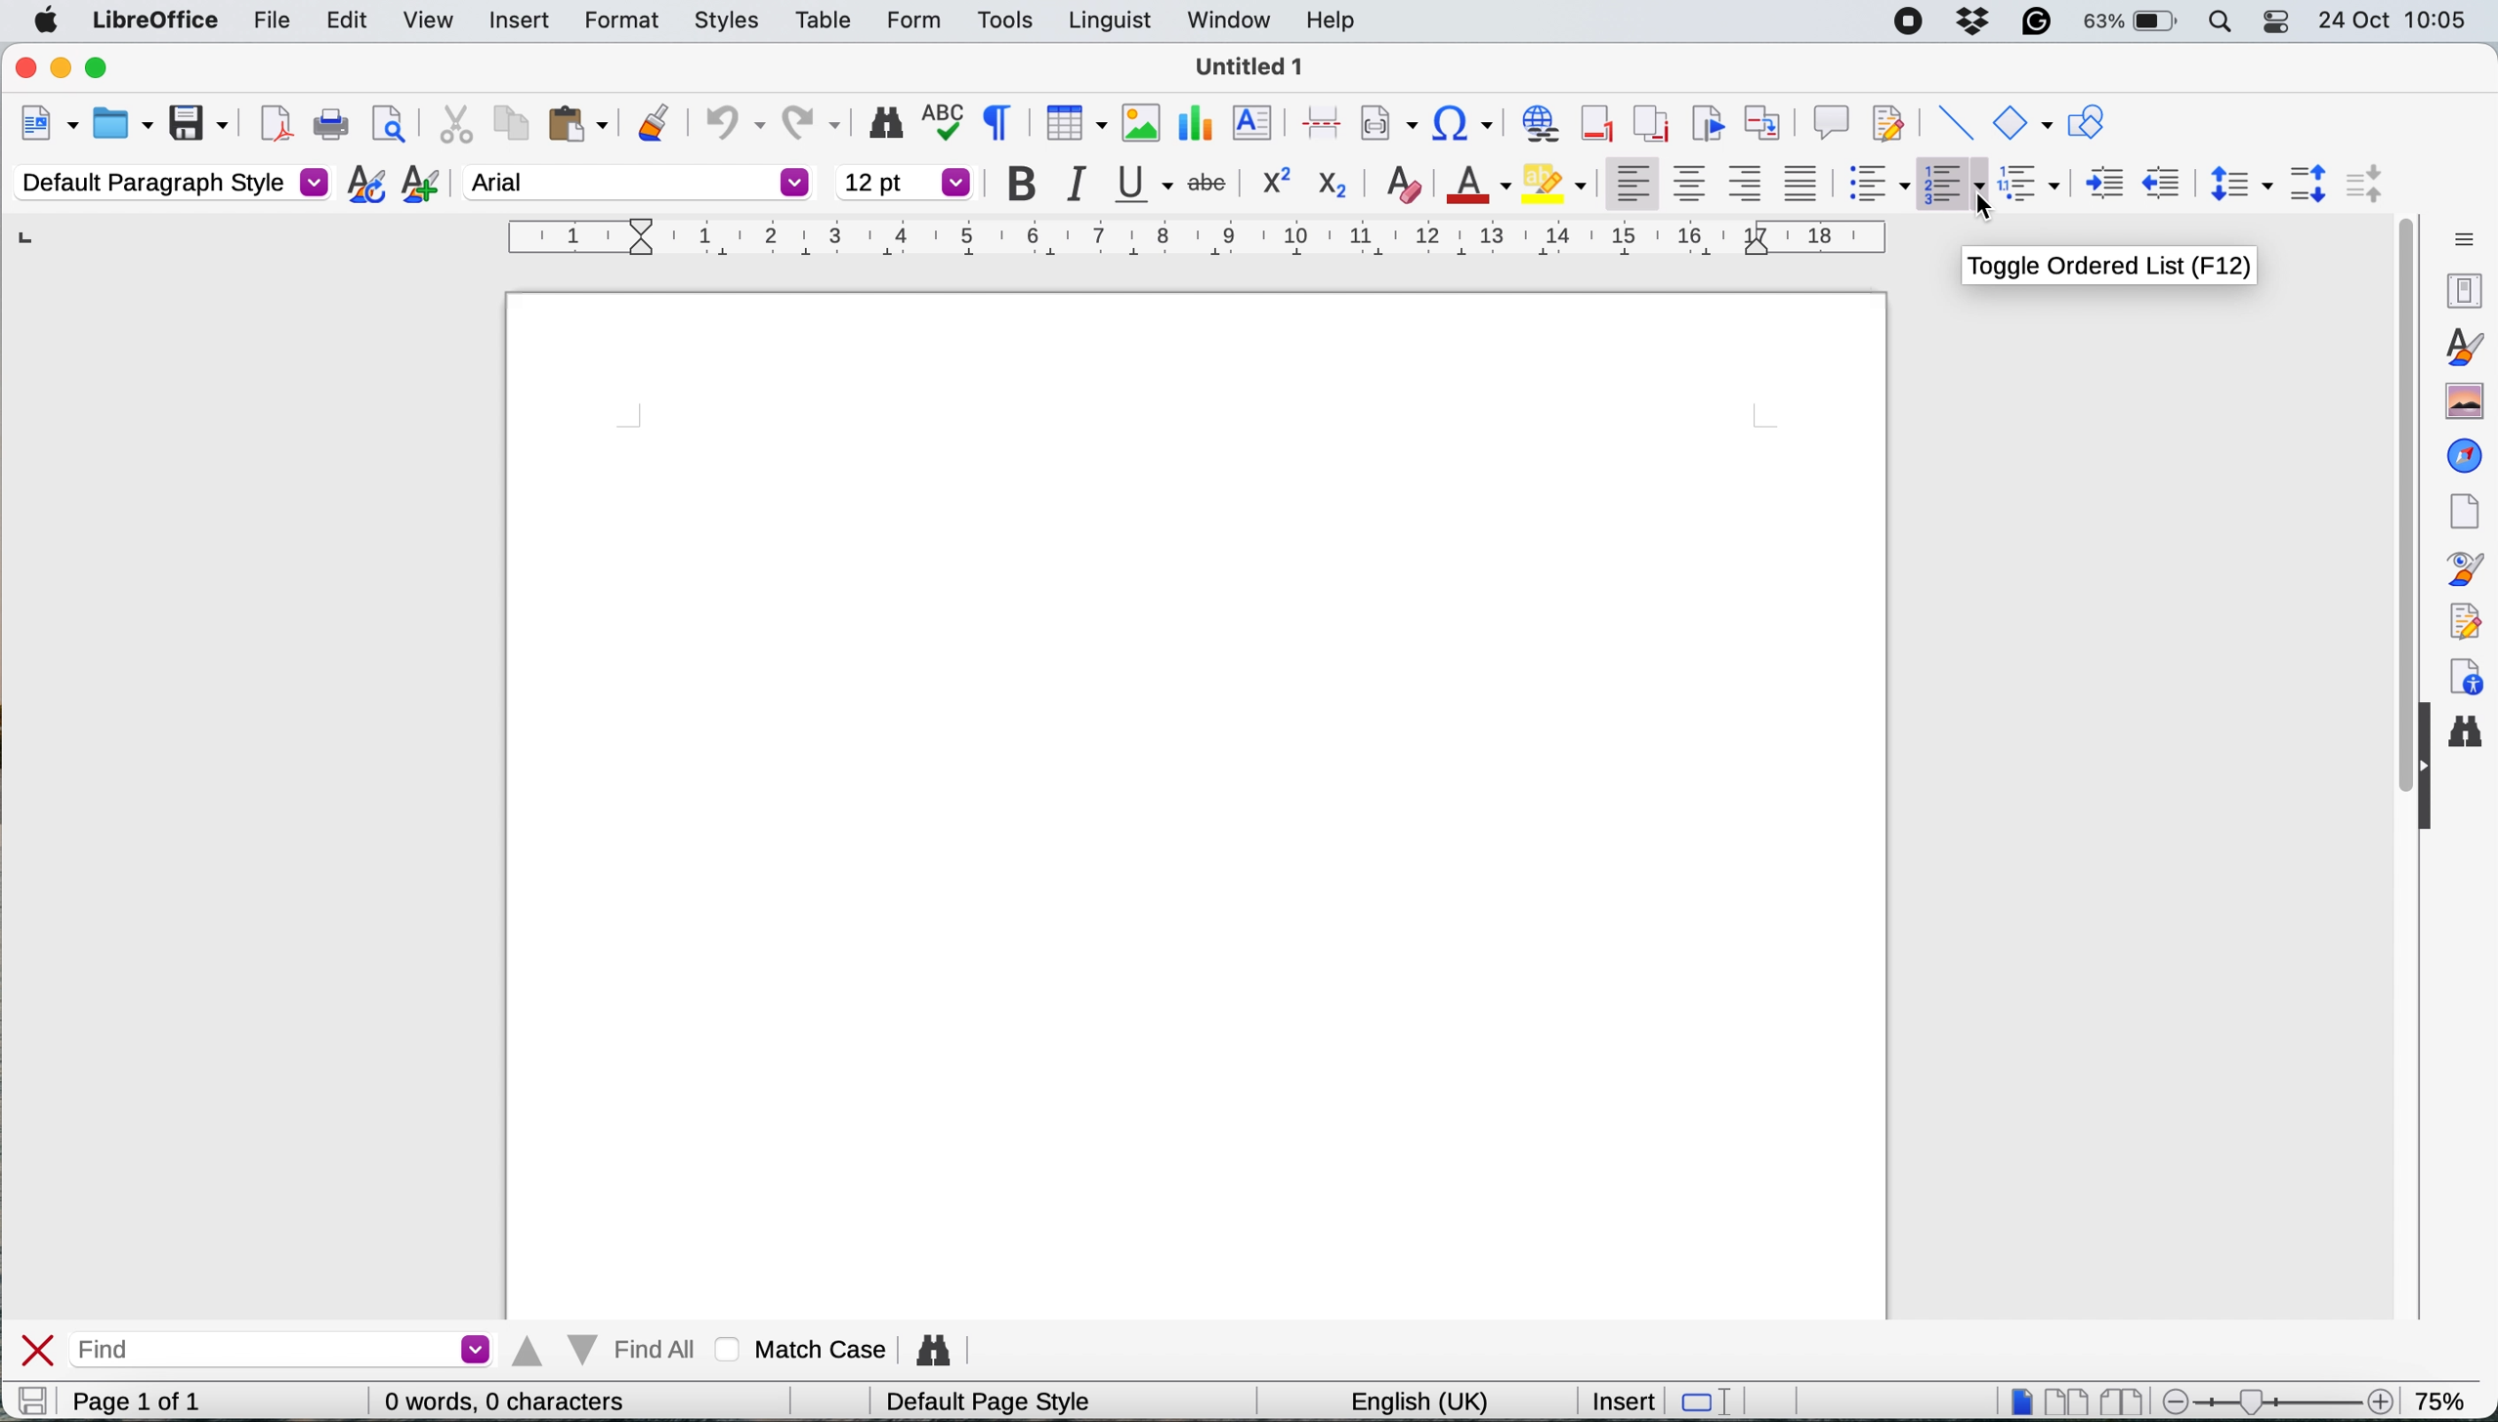  What do you see at coordinates (1540, 125) in the screenshot?
I see `insert hyperlink` at bounding box center [1540, 125].